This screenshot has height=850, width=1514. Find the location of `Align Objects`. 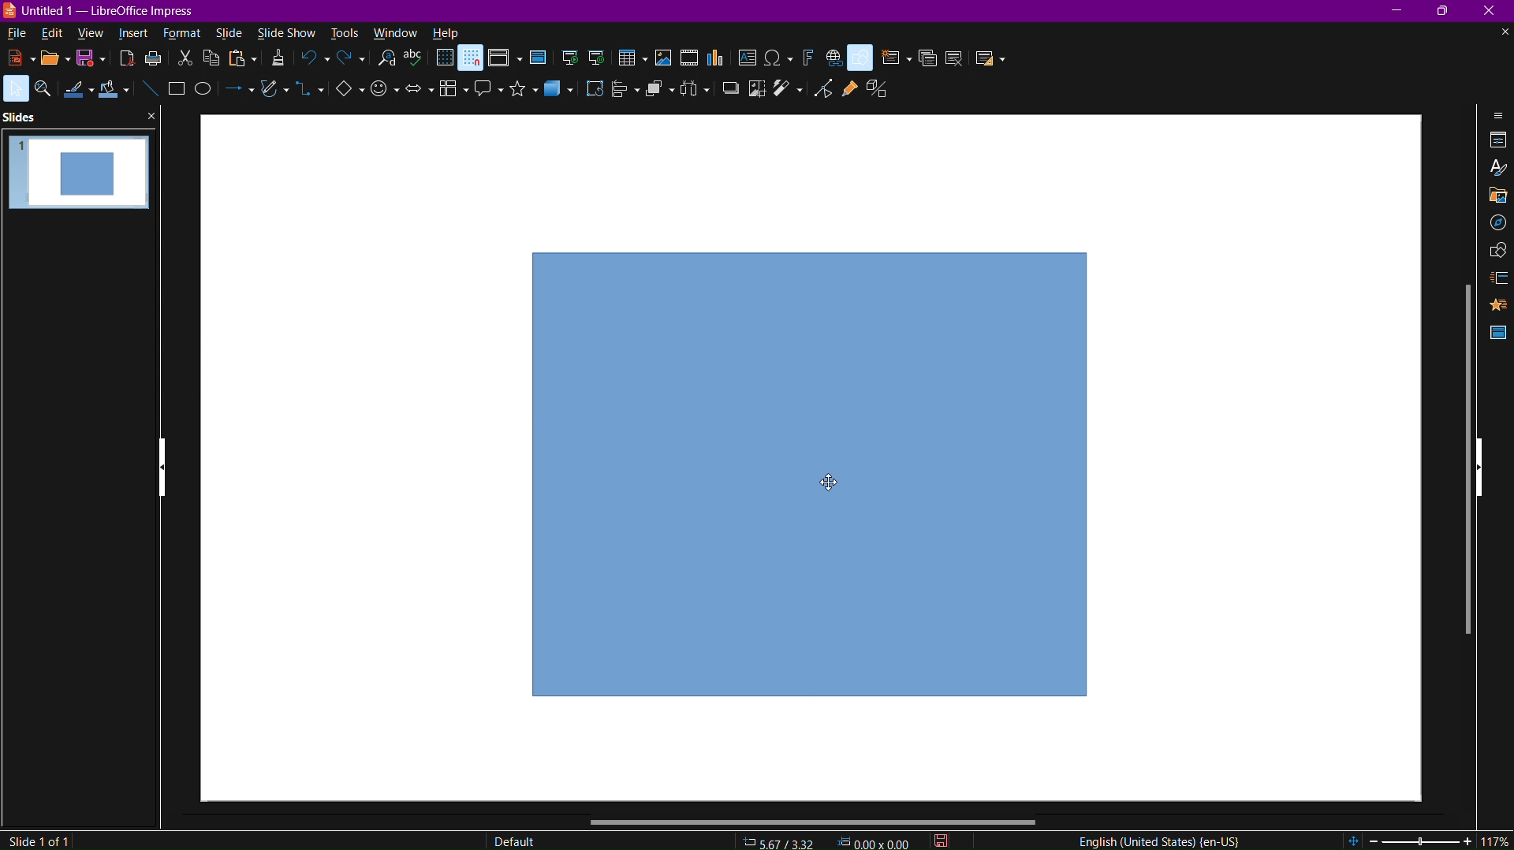

Align Objects is located at coordinates (621, 95).